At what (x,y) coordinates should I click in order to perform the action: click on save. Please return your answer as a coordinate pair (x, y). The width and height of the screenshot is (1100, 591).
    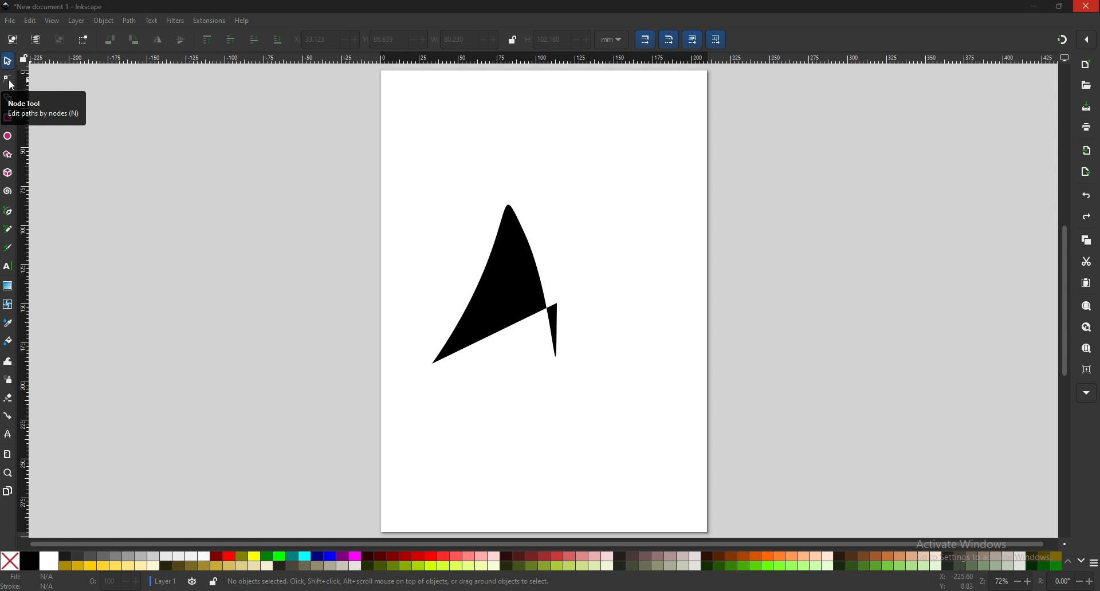
    Looking at the image, I should click on (1087, 108).